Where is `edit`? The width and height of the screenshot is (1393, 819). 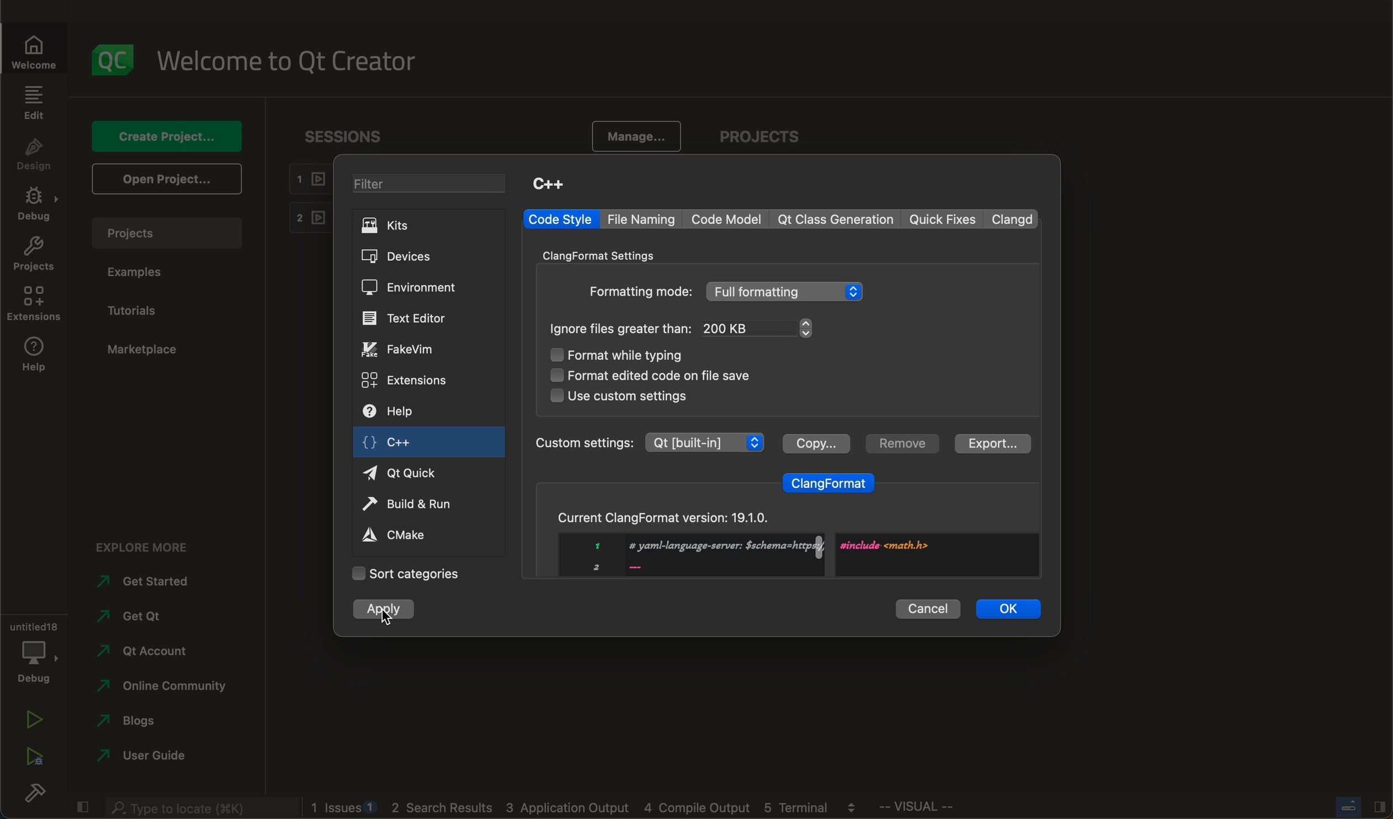 edit is located at coordinates (33, 102).